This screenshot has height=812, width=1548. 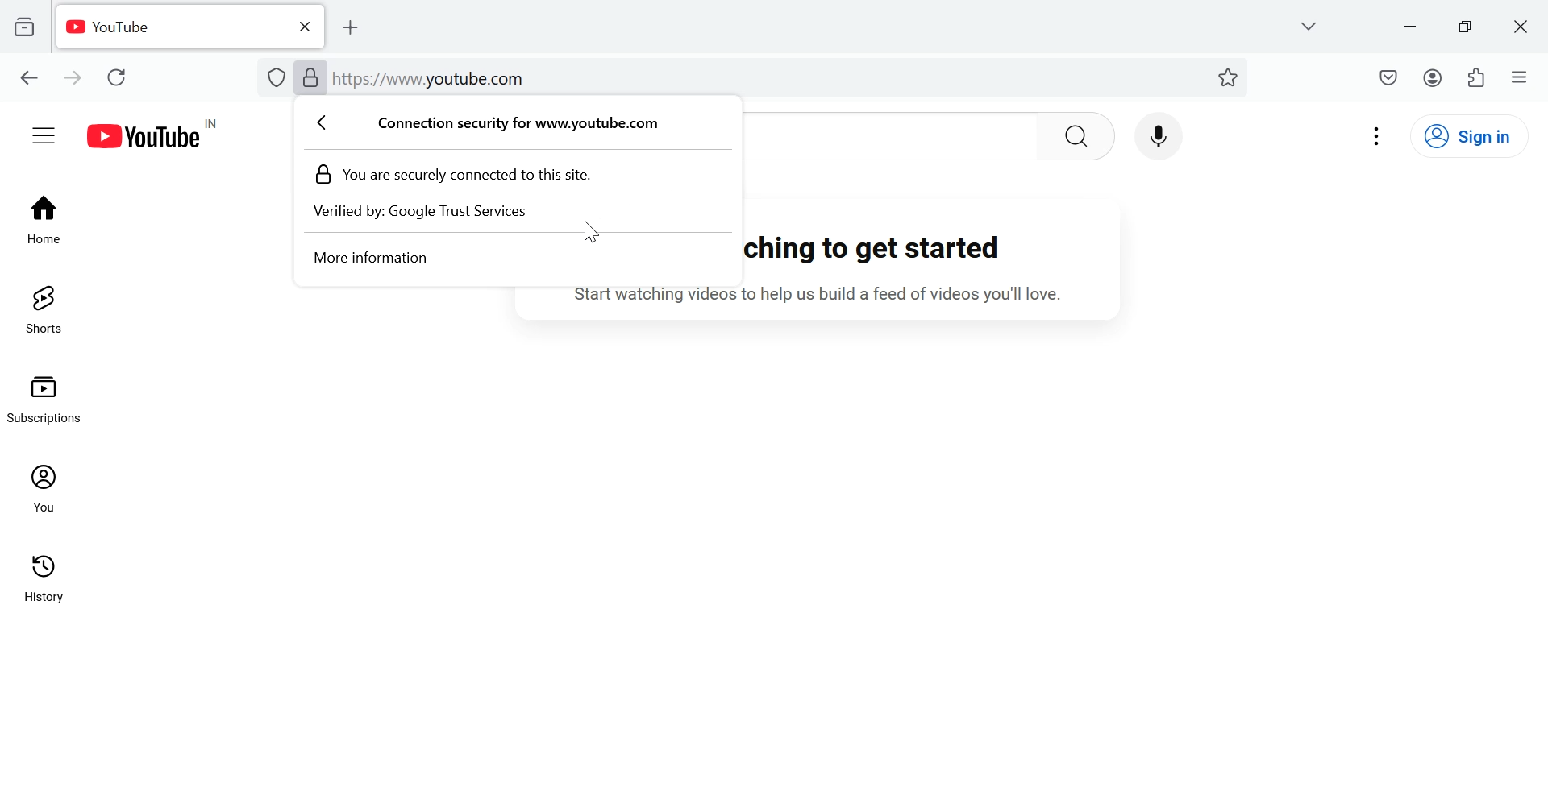 What do you see at coordinates (1519, 76) in the screenshot?
I see `Open application menu` at bounding box center [1519, 76].